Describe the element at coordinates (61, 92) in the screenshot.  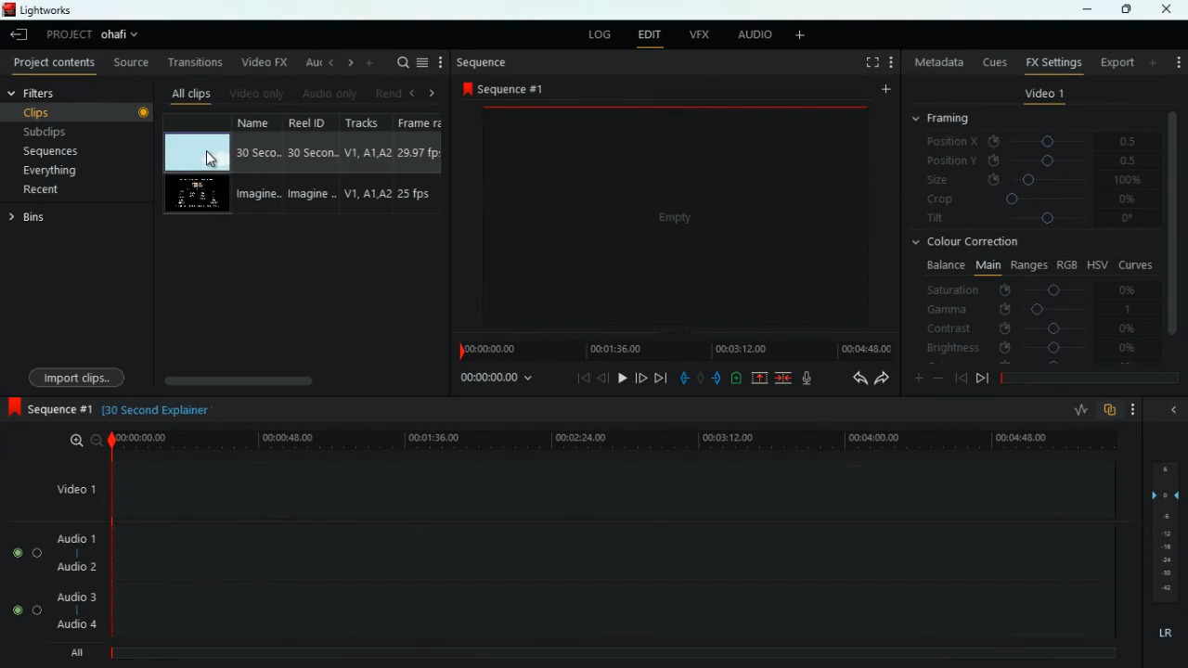
I see `filters` at that location.